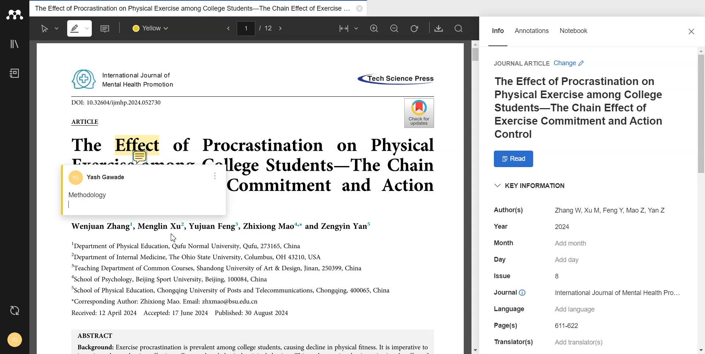  I want to click on Vertical scroll bar, so click(701, 200).